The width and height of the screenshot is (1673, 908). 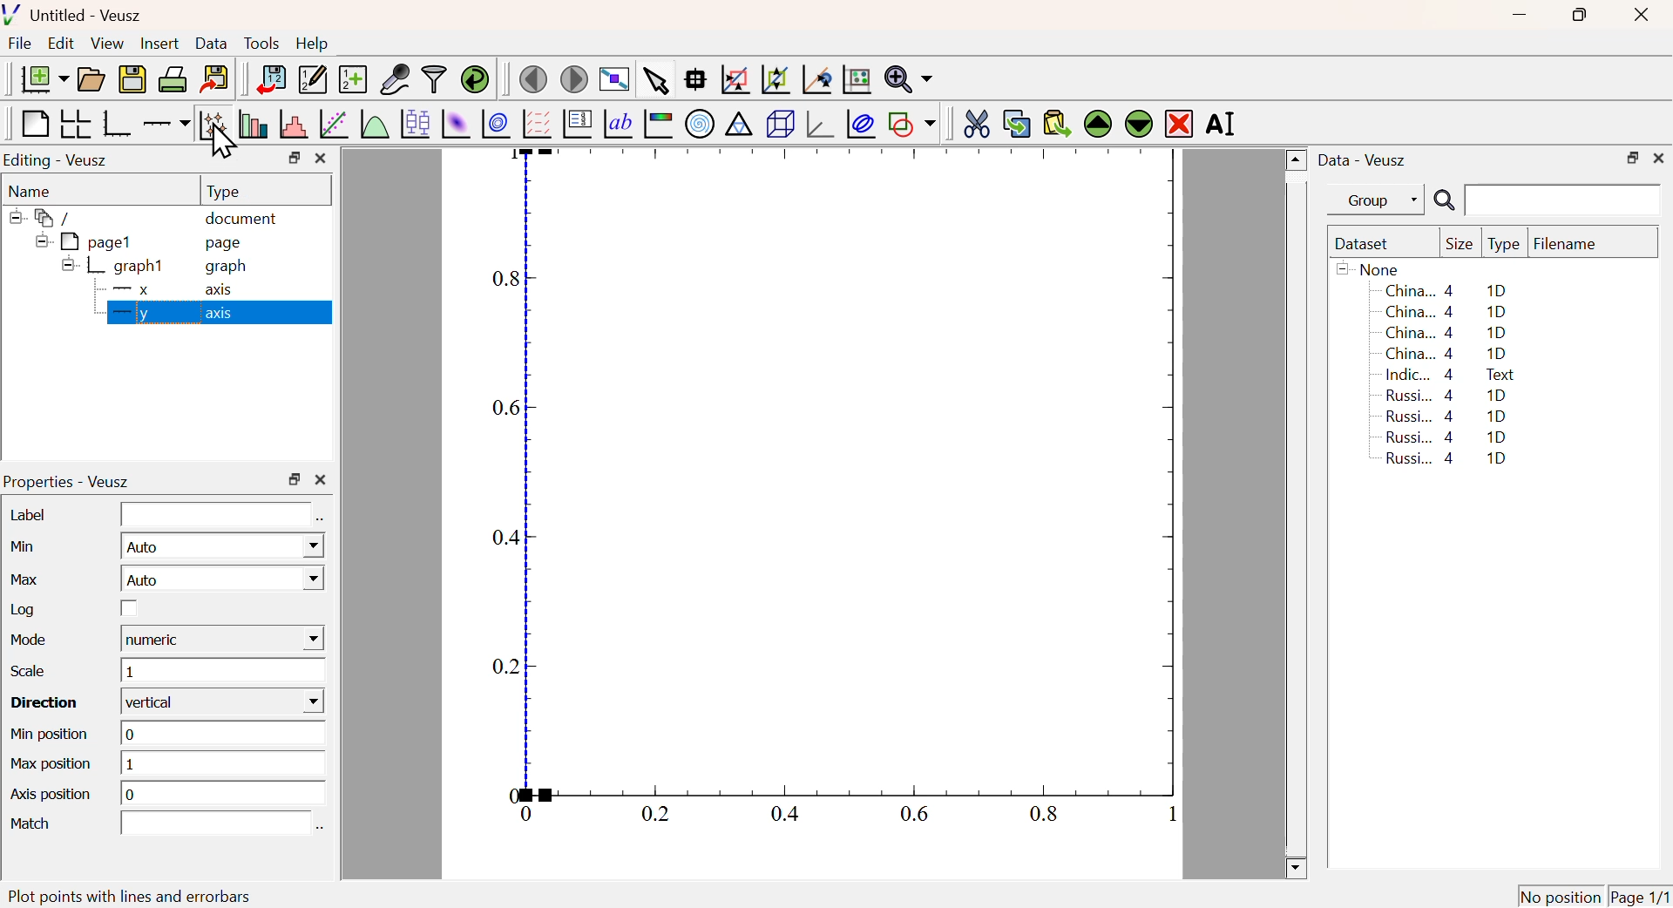 What do you see at coordinates (321, 481) in the screenshot?
I see `Close` at bounding box center [321, 481].